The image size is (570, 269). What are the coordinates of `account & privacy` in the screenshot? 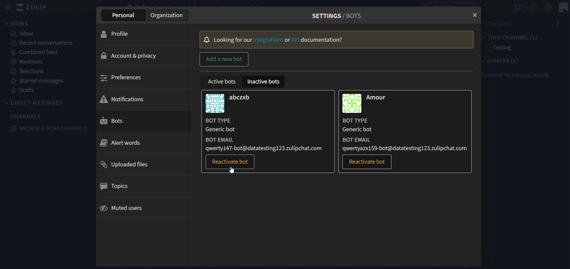 It's located at (129, 55).